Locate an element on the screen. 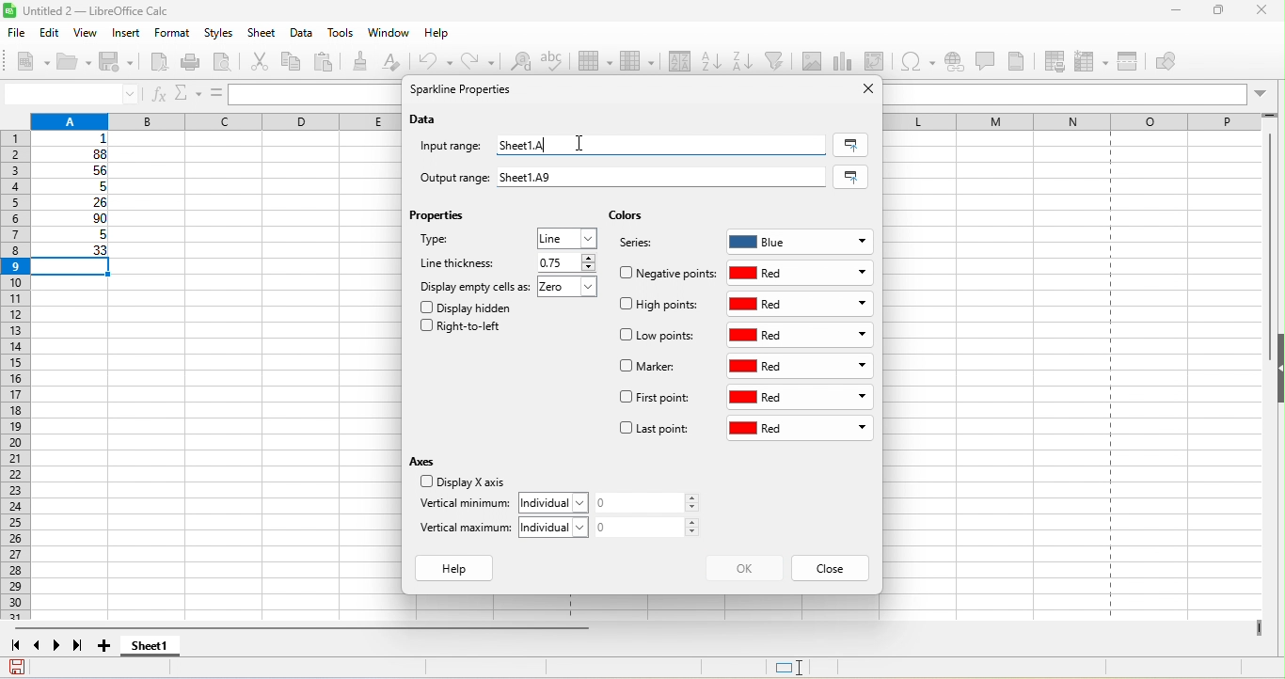  hide is located at coordinates (1277, 370).